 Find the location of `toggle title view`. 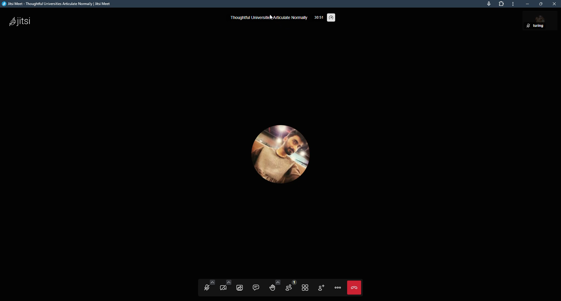

toggle title view is located at coordinates (305, 287).